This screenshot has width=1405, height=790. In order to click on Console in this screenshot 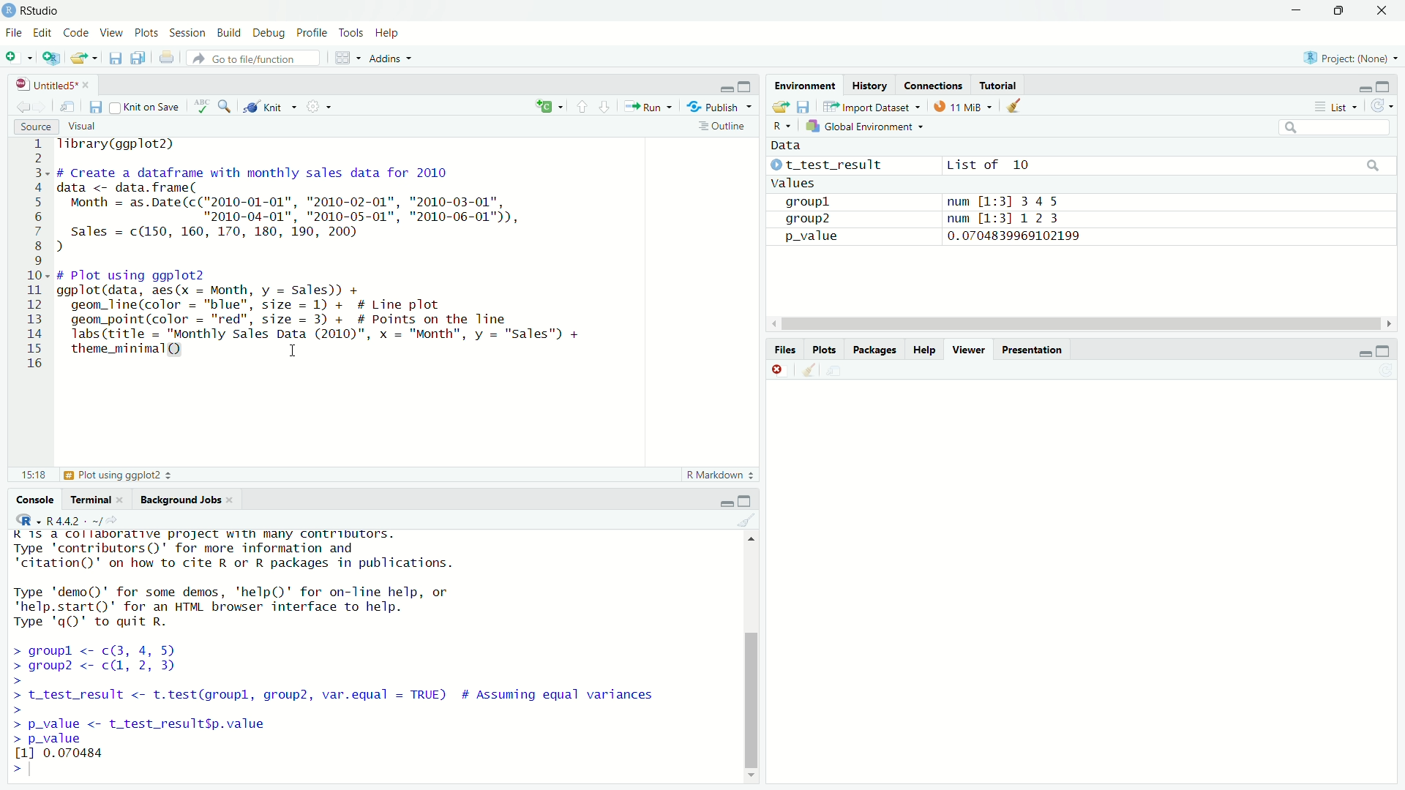, I will do `click(34, 497)`.